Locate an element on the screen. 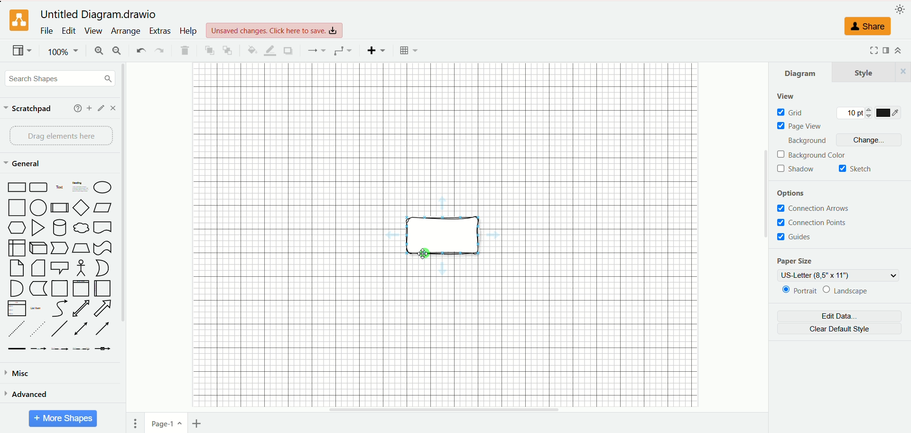 This screenshot has height=433, width=911. connection is located at coordinates (315, 50).